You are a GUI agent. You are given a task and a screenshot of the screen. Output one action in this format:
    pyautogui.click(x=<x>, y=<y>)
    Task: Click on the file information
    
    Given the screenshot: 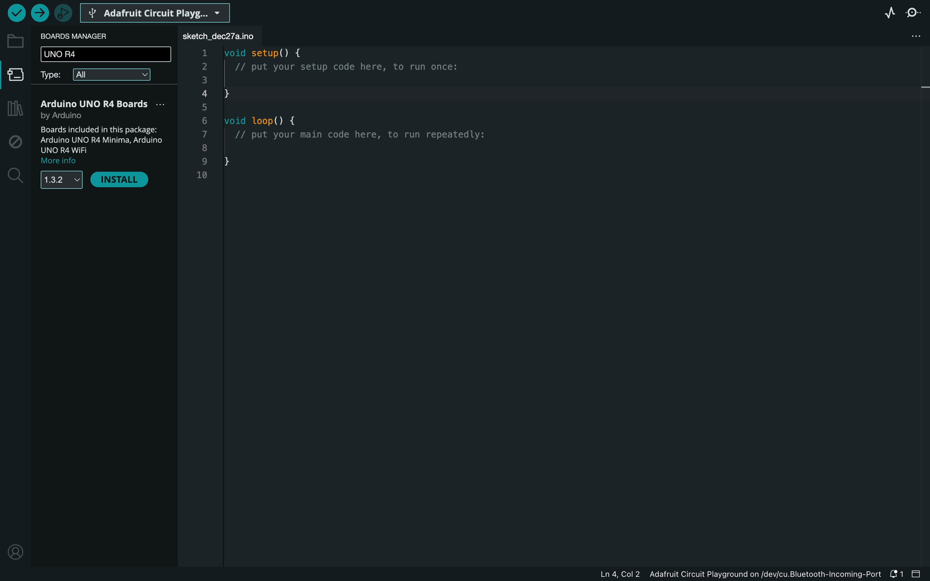 What is the action you would take?
    pyautogui.click(x=708, y=576)
    